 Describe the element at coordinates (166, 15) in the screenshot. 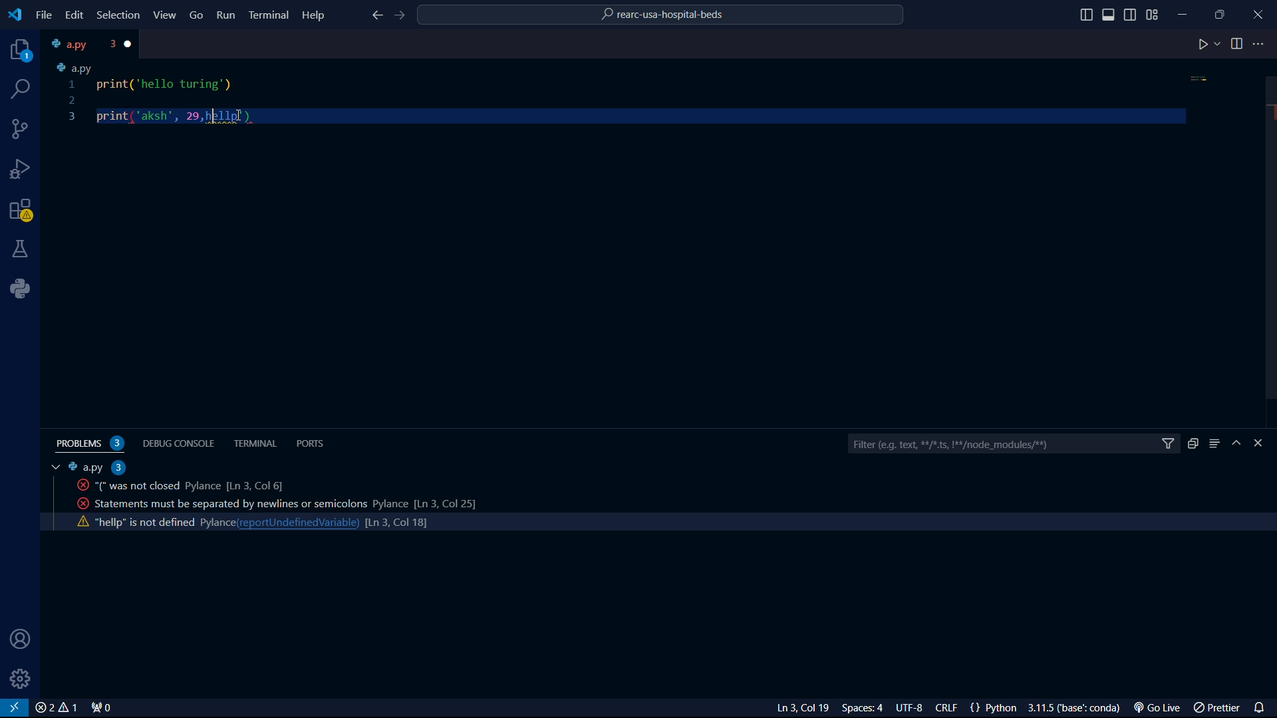

I see `View` at that location.